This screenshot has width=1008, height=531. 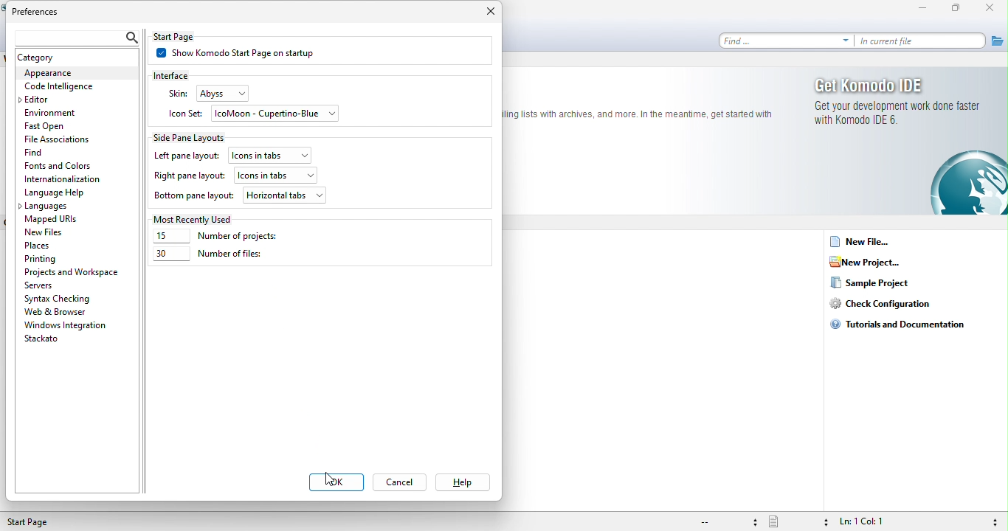 What do you see at coordinates (177, 94) in the screenshot?
I see `skin` at bounding box center [177, 94].